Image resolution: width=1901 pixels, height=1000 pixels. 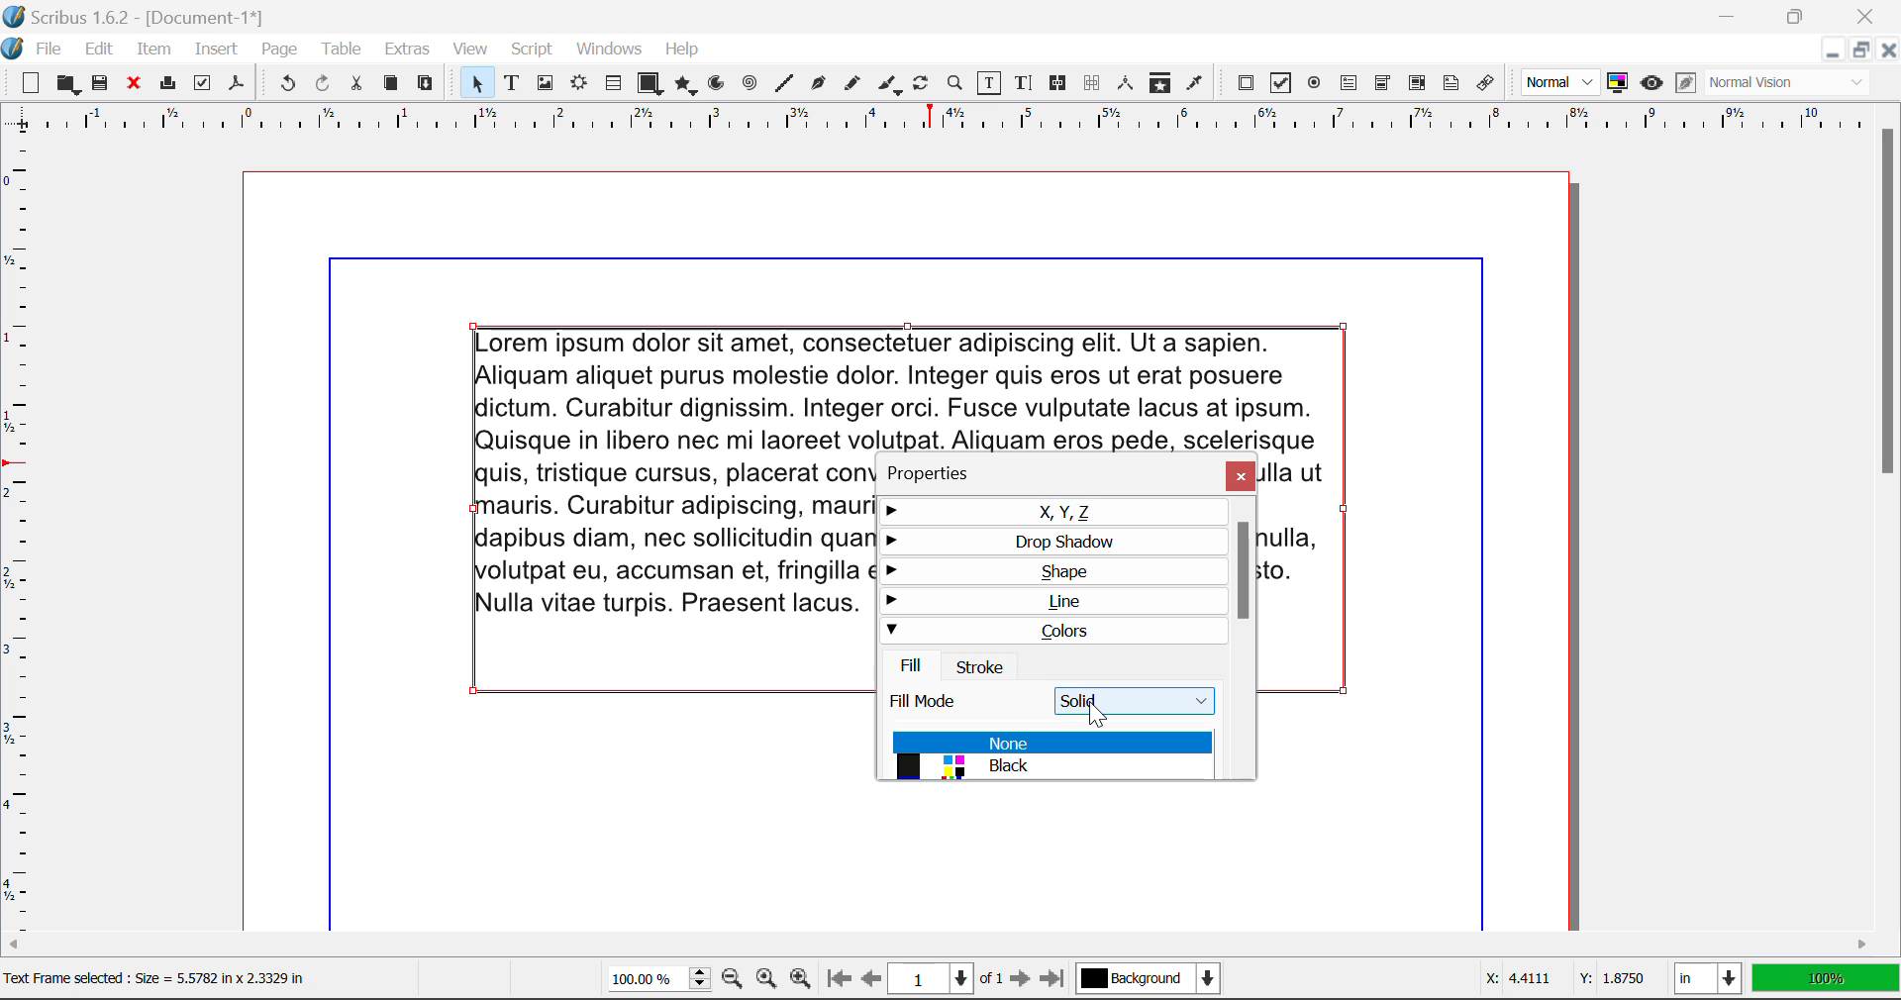 What do you see at coordinates (1061, 83) in the screenshot?
I see `Link Frames` at bounding box center [1061, 83].